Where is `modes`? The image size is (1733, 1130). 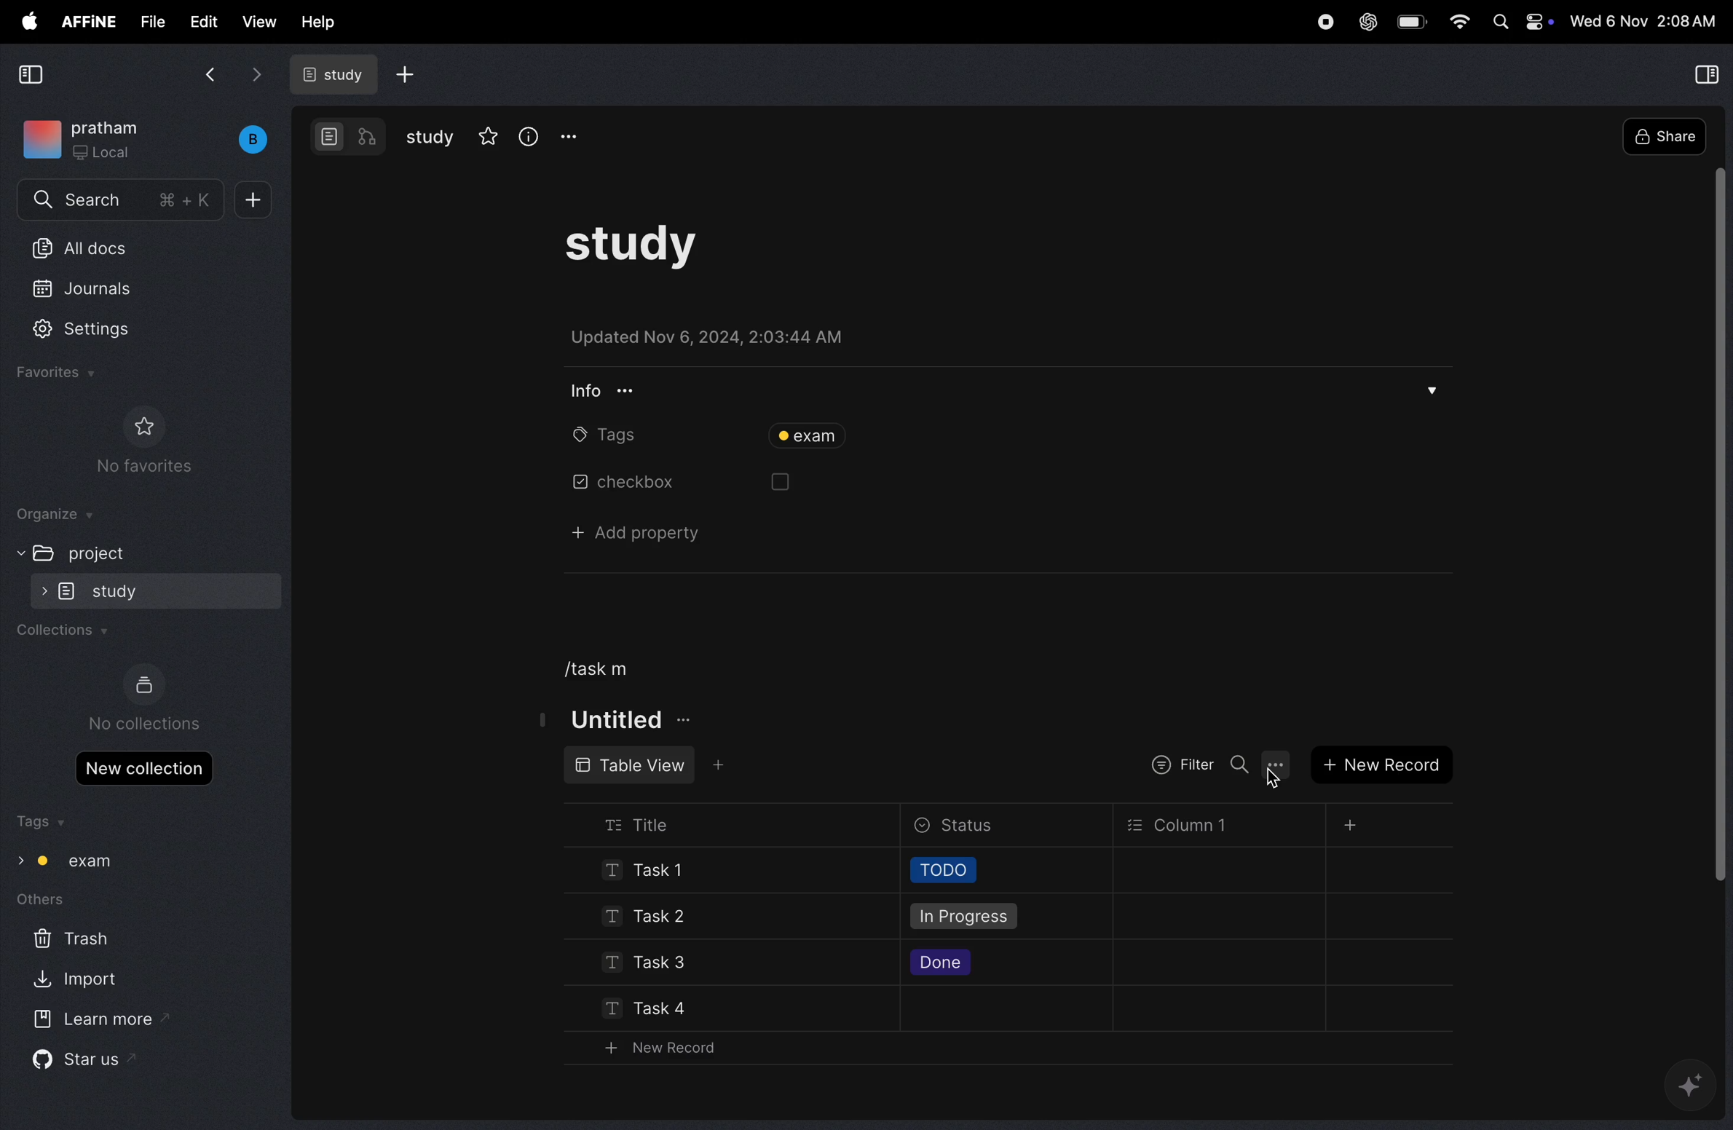 modes is located at coordinates (350, 139).